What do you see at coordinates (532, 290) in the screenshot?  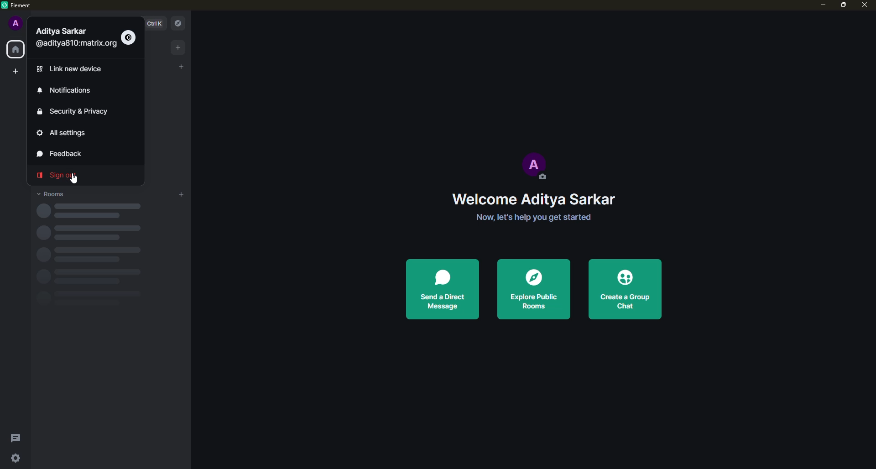 I see `explore public rooms` at bounding box center [532, 290].